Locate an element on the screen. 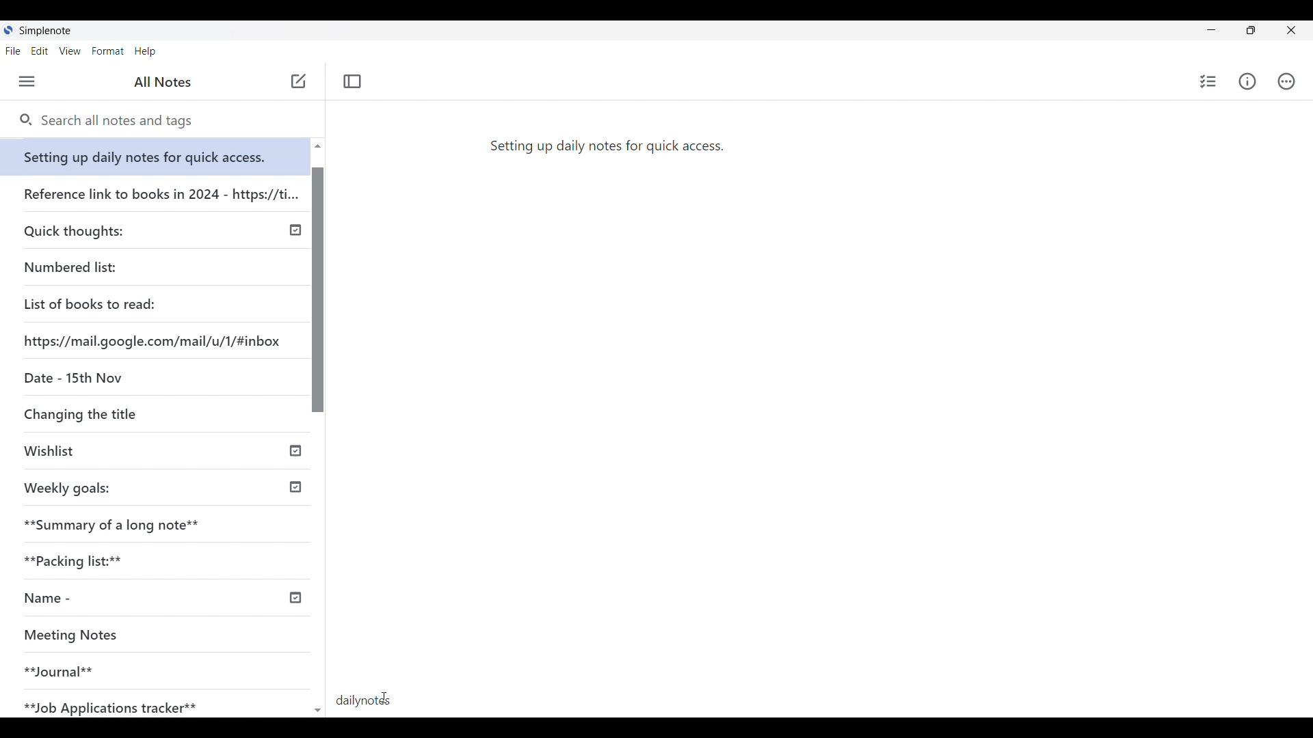 Image resolution: width=1313 pixels, height=738 pixels. published is located at coordinates (297, 231).